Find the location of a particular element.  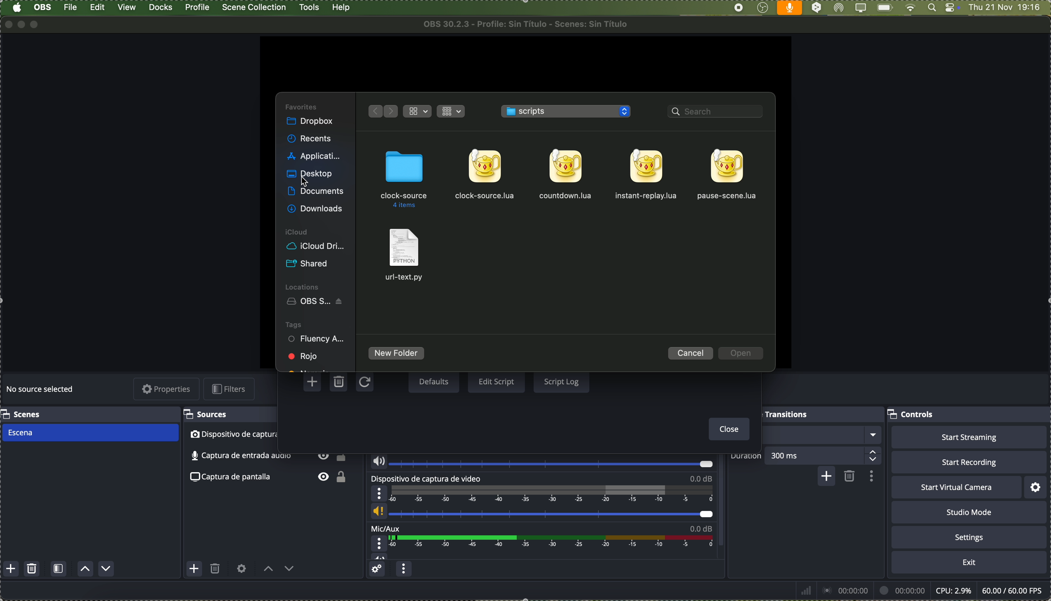

audio input capture is located at coordinates (268, 456).